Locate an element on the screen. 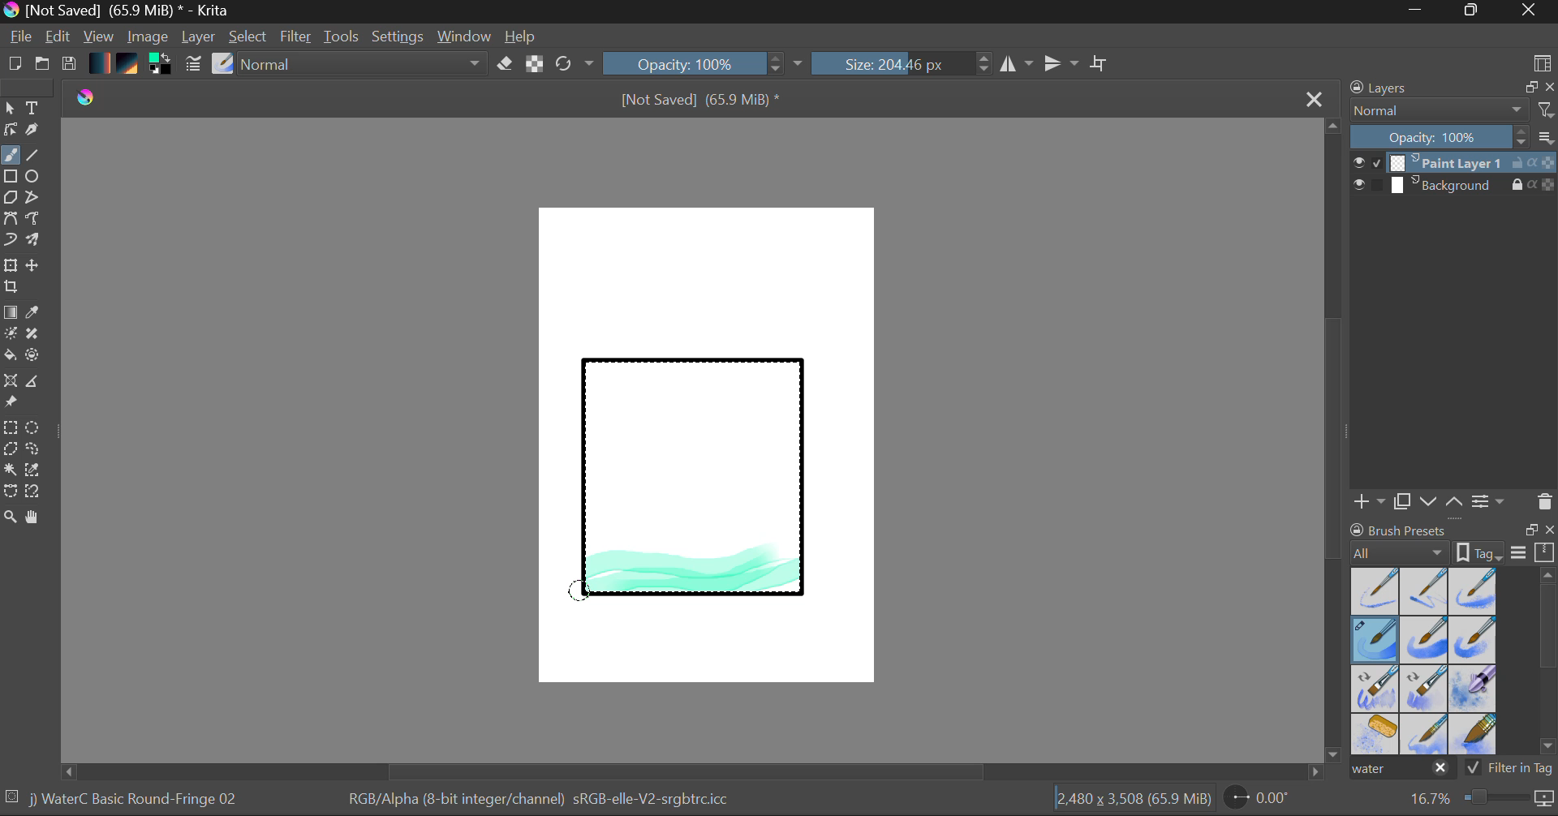 Image resolution: width=1558 pixels, height=816 pixels. Water C - Decay Tilt is located at coordinates (1424, 687).